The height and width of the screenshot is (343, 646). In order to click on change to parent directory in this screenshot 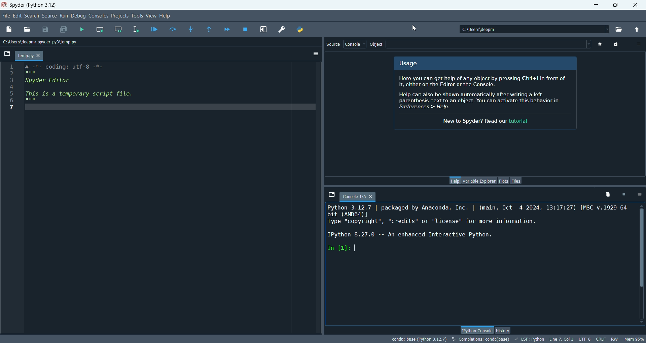, I will do `click(637, 28)`.